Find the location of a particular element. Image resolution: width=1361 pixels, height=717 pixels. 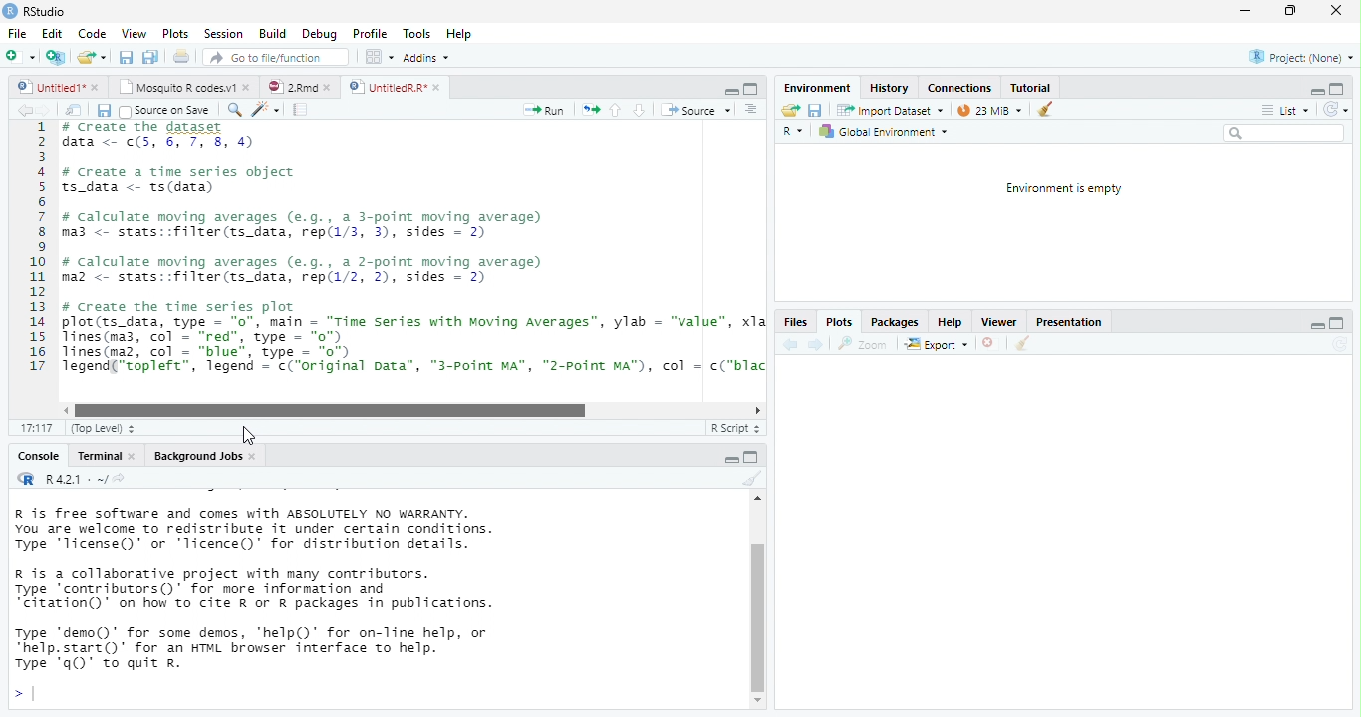

wrokspace pan is located at coordinates (378, 57).